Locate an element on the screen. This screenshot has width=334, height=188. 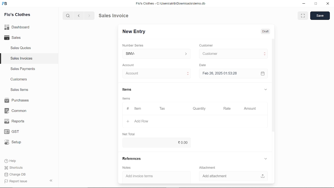
Sales Payments. is located at coordinates (22, 69).